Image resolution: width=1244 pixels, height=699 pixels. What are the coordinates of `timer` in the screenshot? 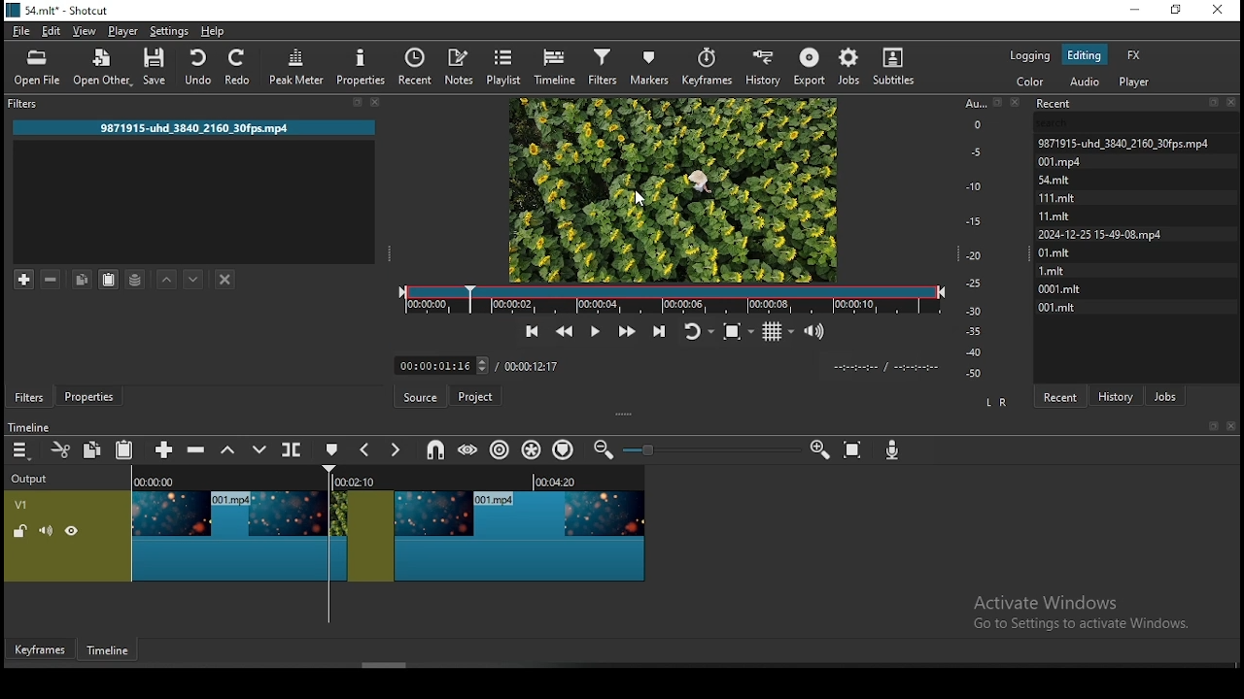 It's located at (881, 366).